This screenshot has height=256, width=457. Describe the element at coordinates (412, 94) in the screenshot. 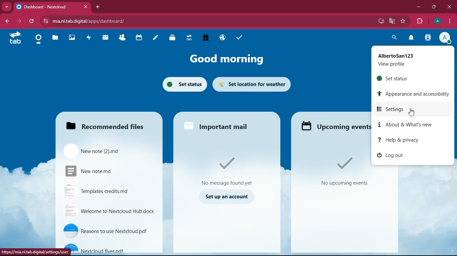

I see `appearance and accessibility` at that location.